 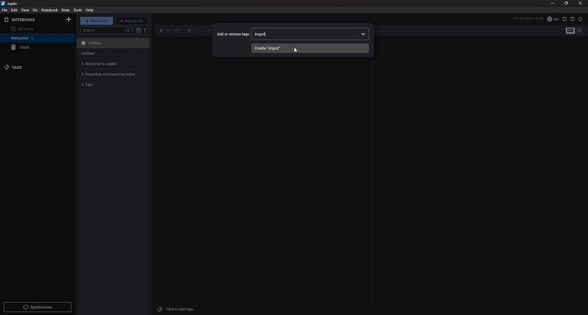 I want to click on minimize, so click(x=552, y=4).